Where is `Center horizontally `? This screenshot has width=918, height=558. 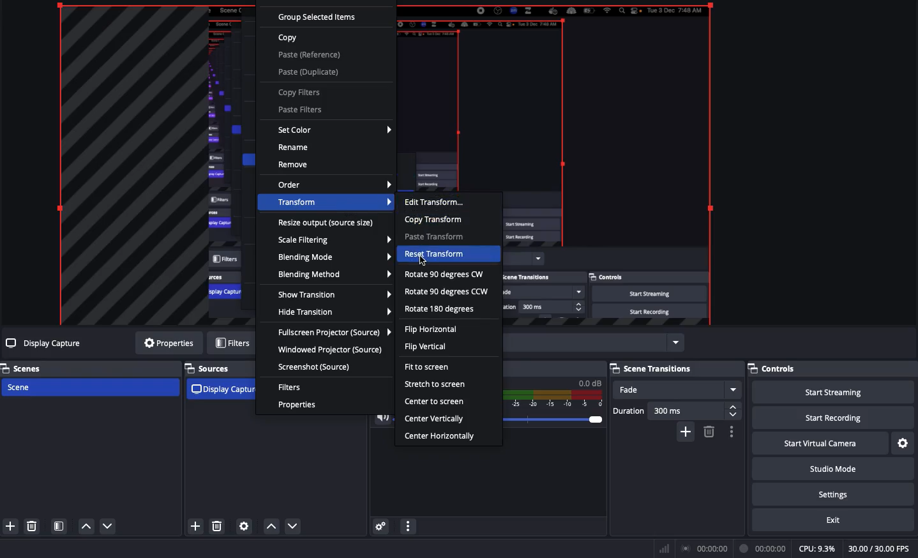
Center horizontally  is located at coordinates (442, 436).